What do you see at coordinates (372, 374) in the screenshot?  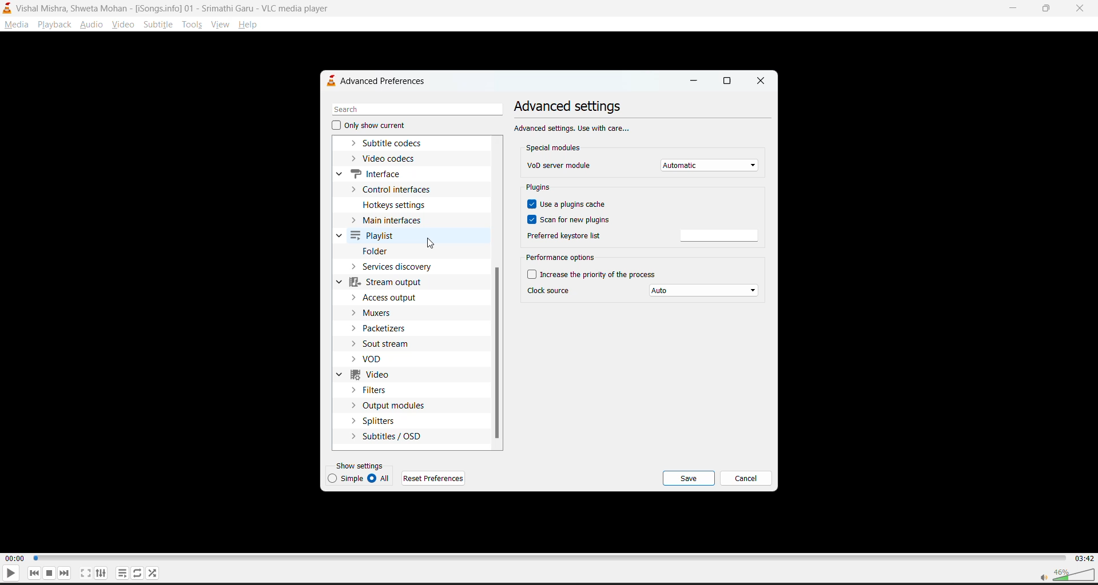 I see `video` at bounding box center [372, 374].